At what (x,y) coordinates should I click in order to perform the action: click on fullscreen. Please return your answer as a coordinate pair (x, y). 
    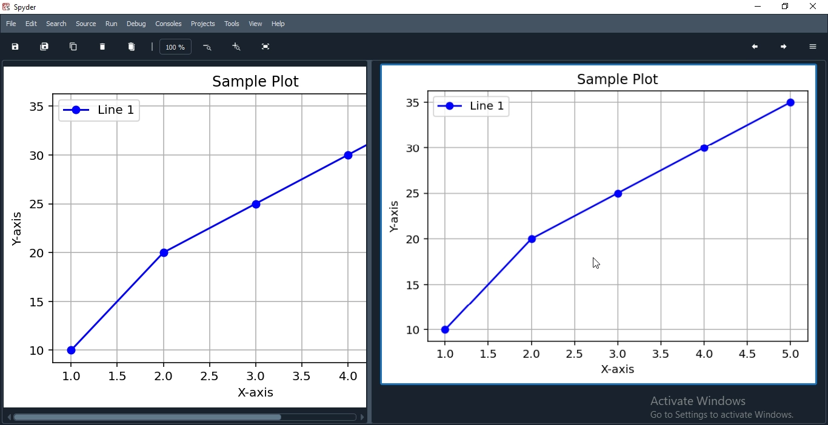
    Looking at the image, I should click on (264, 47).